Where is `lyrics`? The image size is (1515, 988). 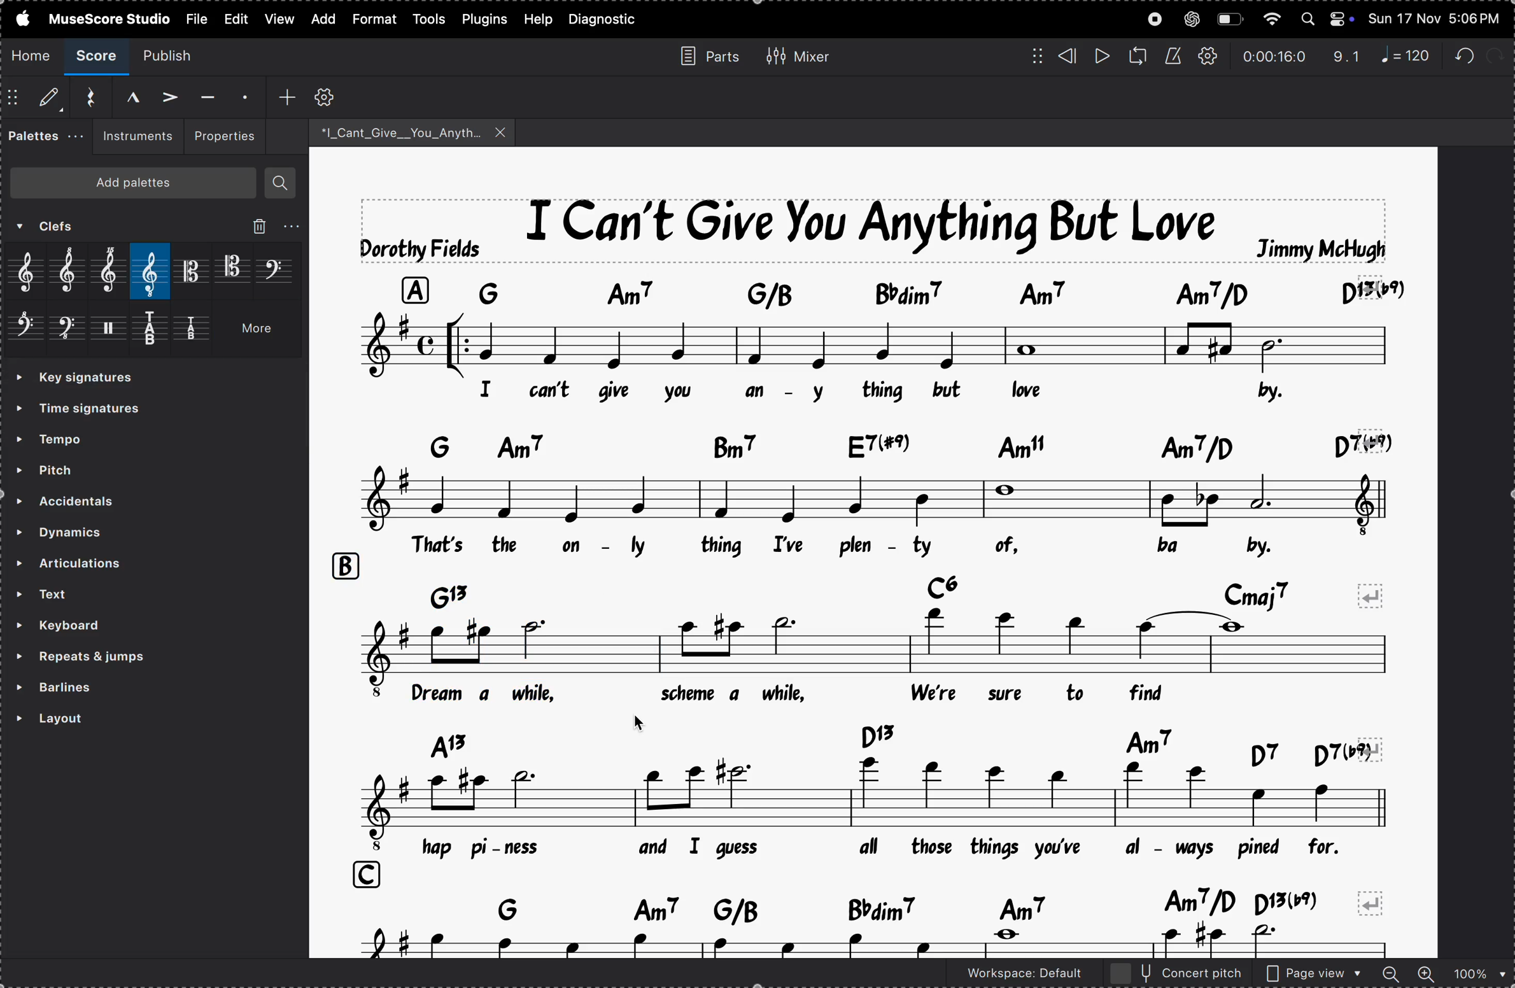
lyrics is located at coordinates (882, 546).